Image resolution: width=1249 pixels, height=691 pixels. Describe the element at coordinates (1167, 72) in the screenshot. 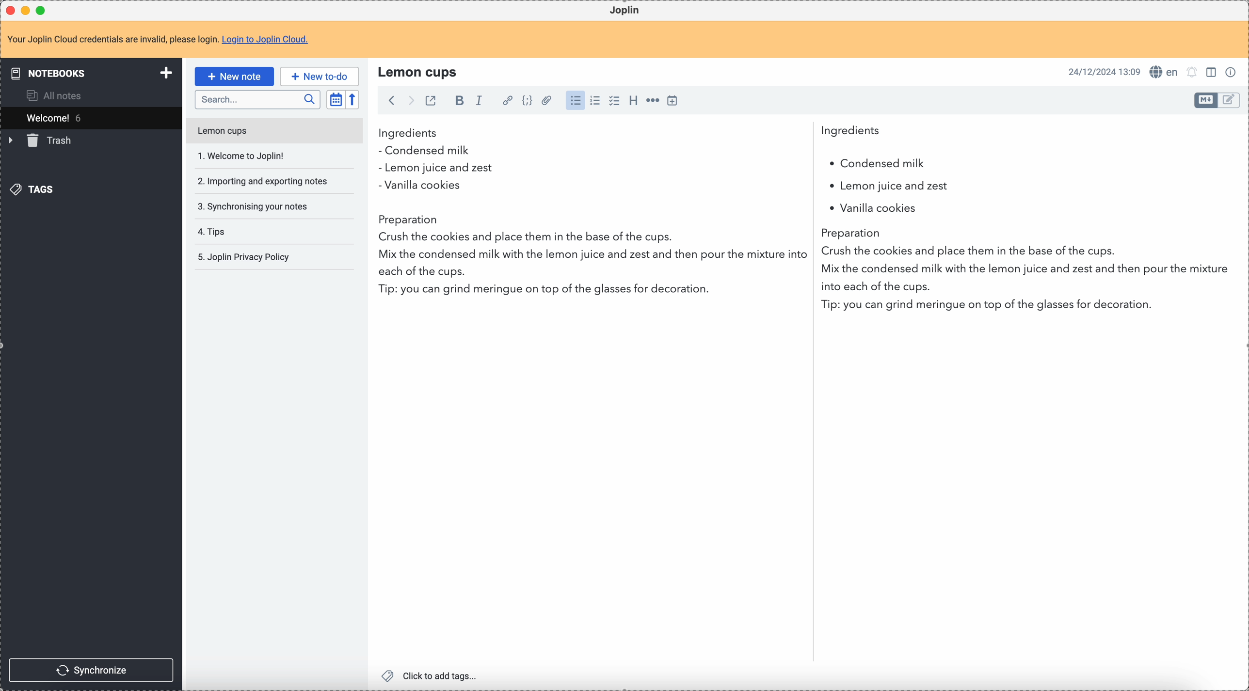

I see `spell checker` at that location.